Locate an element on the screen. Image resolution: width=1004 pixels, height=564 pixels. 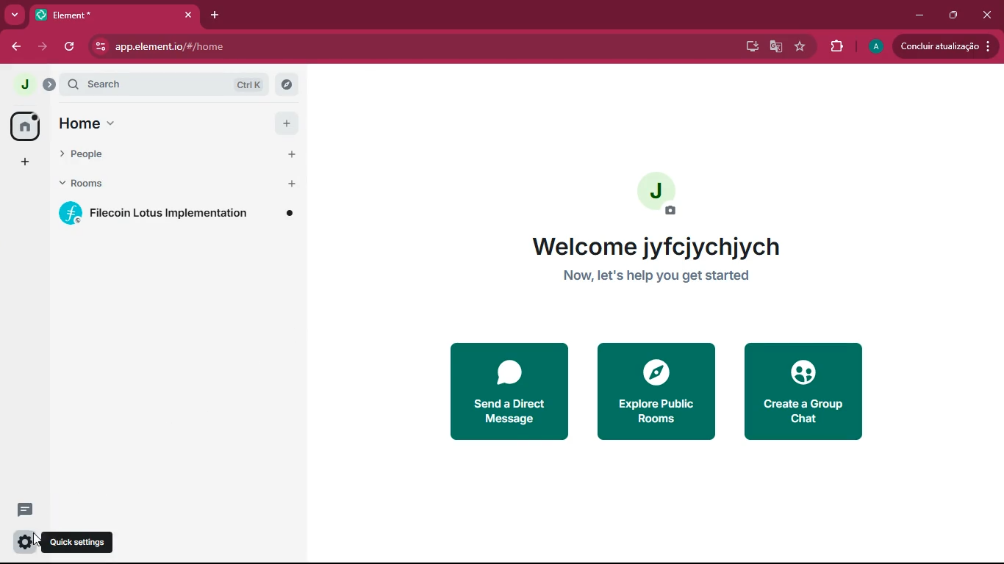
threads is located at coordinates (26, 511).